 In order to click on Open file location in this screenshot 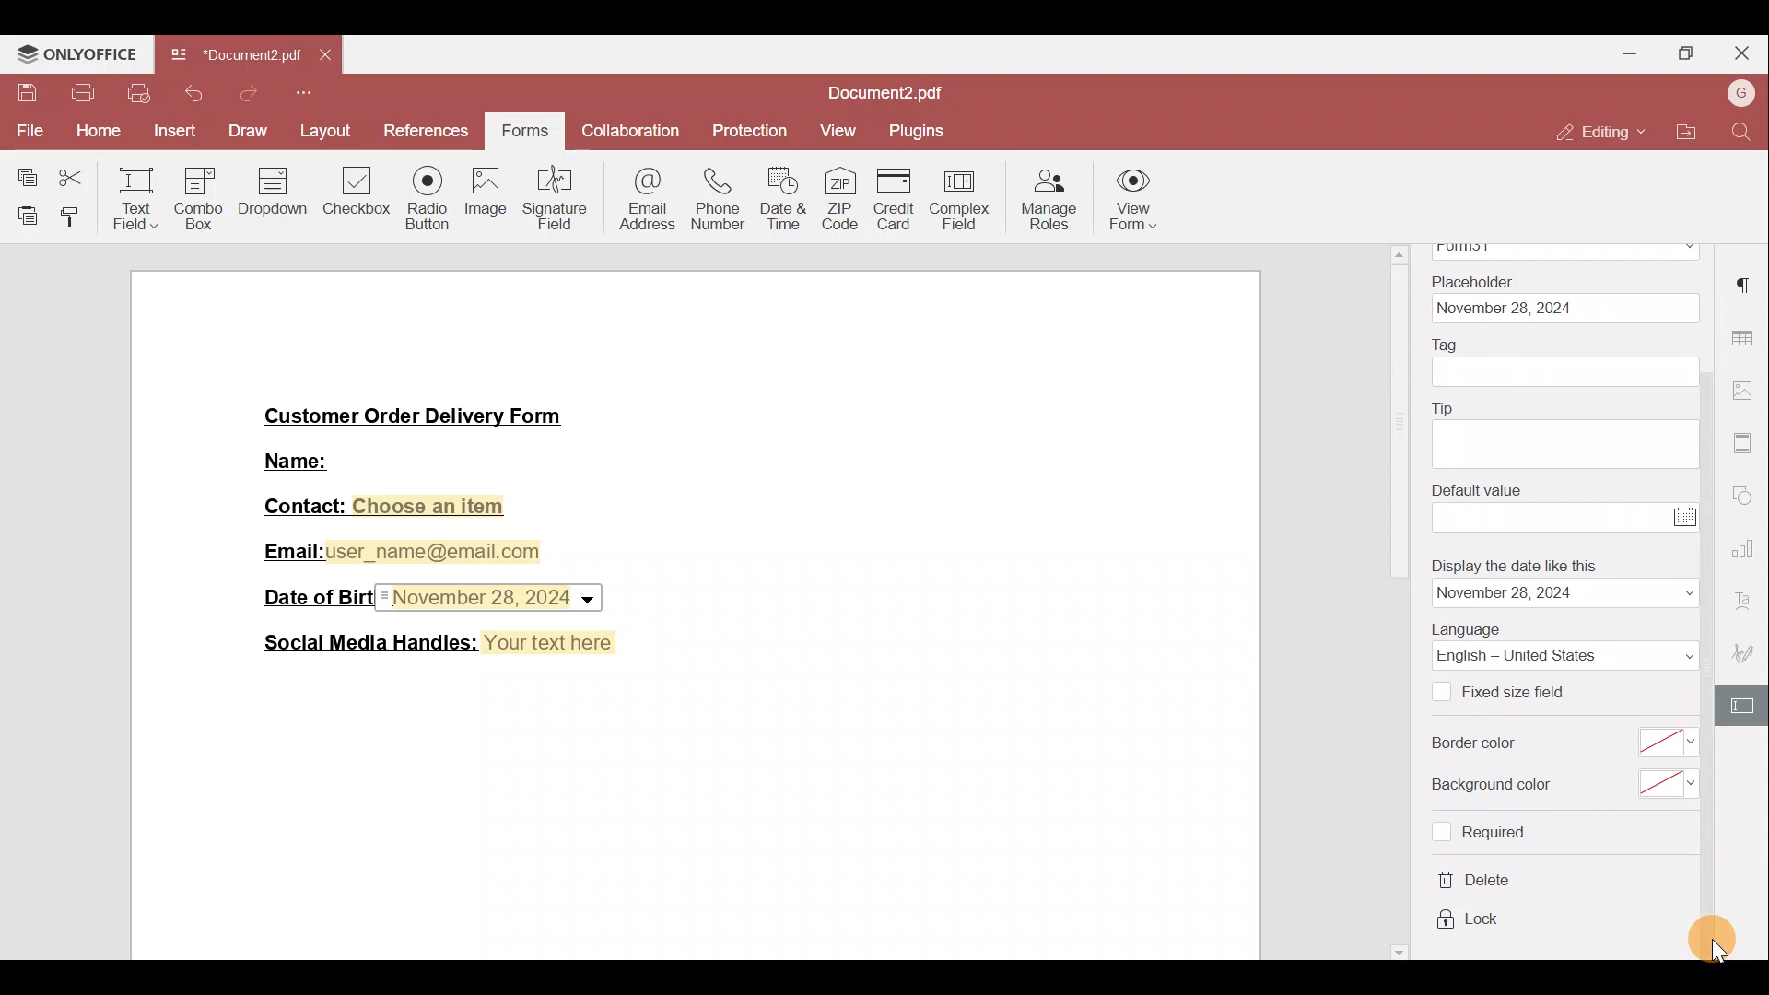, I will do `click(1687, 133)`.